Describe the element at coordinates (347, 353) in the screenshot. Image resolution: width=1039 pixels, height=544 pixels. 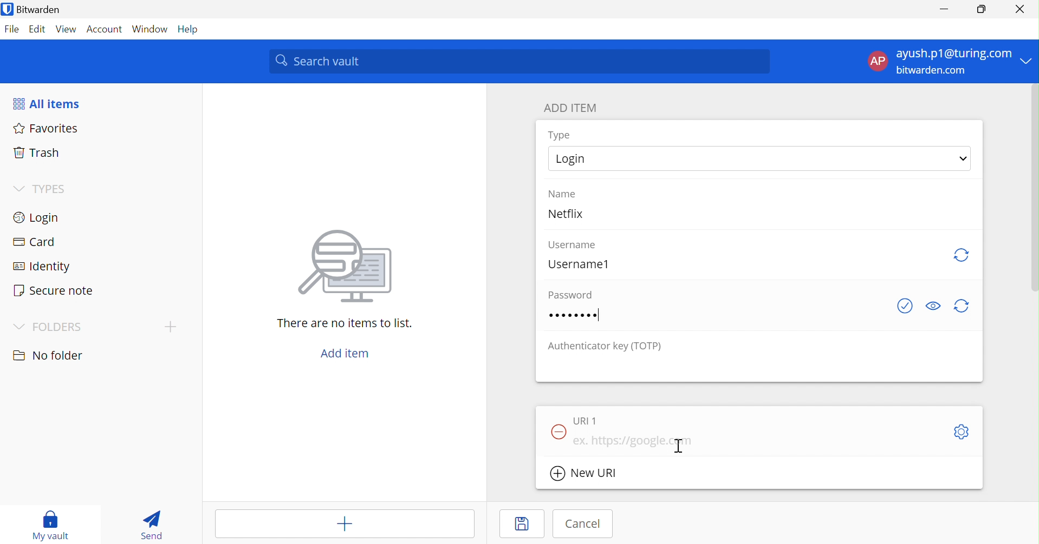
I see `Add item` at that location.